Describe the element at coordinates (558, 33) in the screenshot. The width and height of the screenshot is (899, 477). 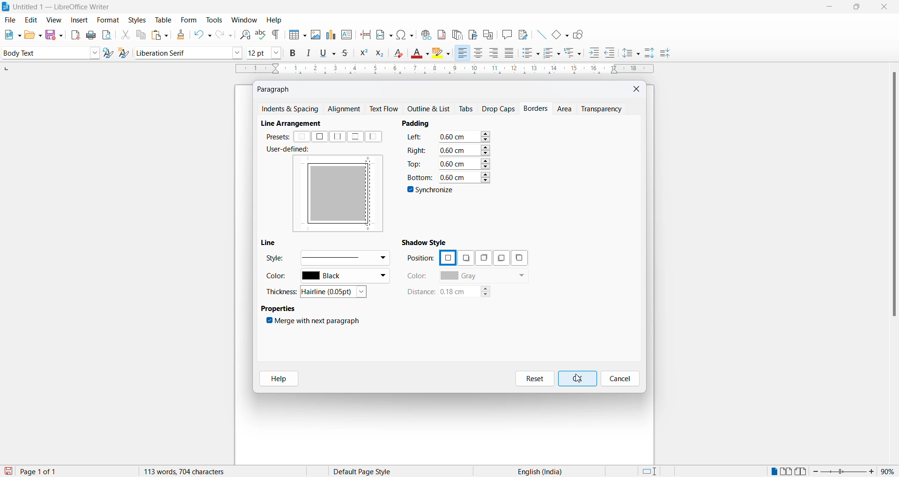
I see `basic shapes` at that location.